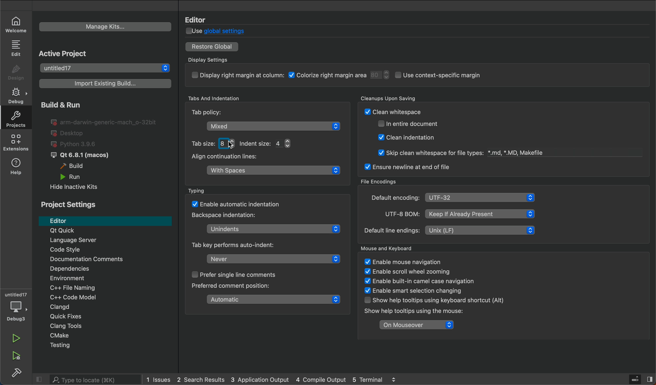 The image size is (656, 385). I want to click on , so click(244, 205).